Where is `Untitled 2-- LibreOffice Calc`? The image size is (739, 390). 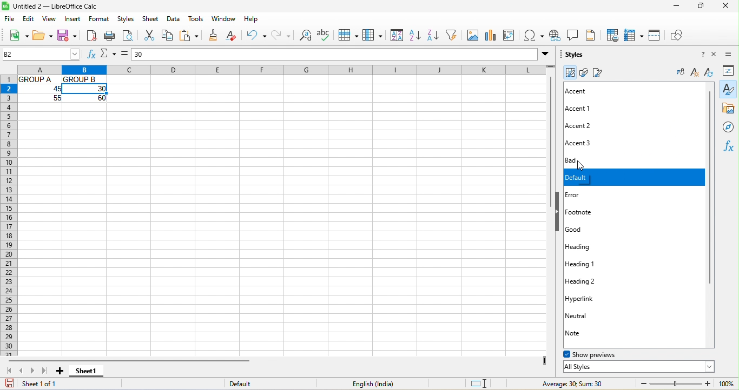 Untitled 2-- LibreOffice Calc is located at coordinates (68, 6).